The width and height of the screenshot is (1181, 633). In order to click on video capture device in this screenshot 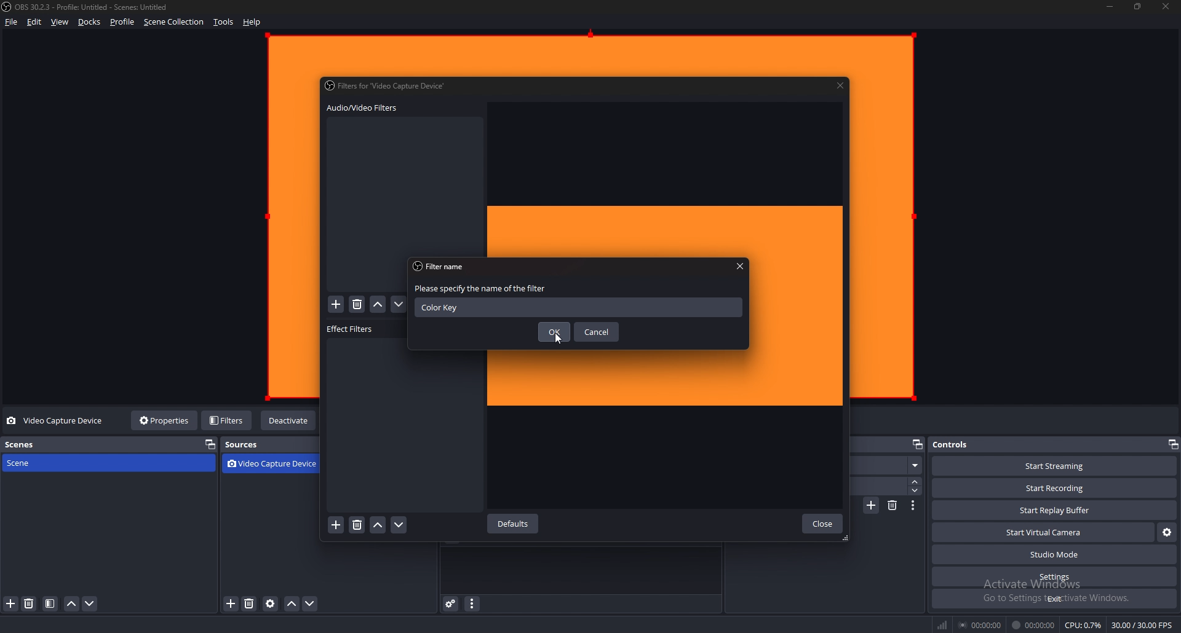, I will do `click(276, 465)`.